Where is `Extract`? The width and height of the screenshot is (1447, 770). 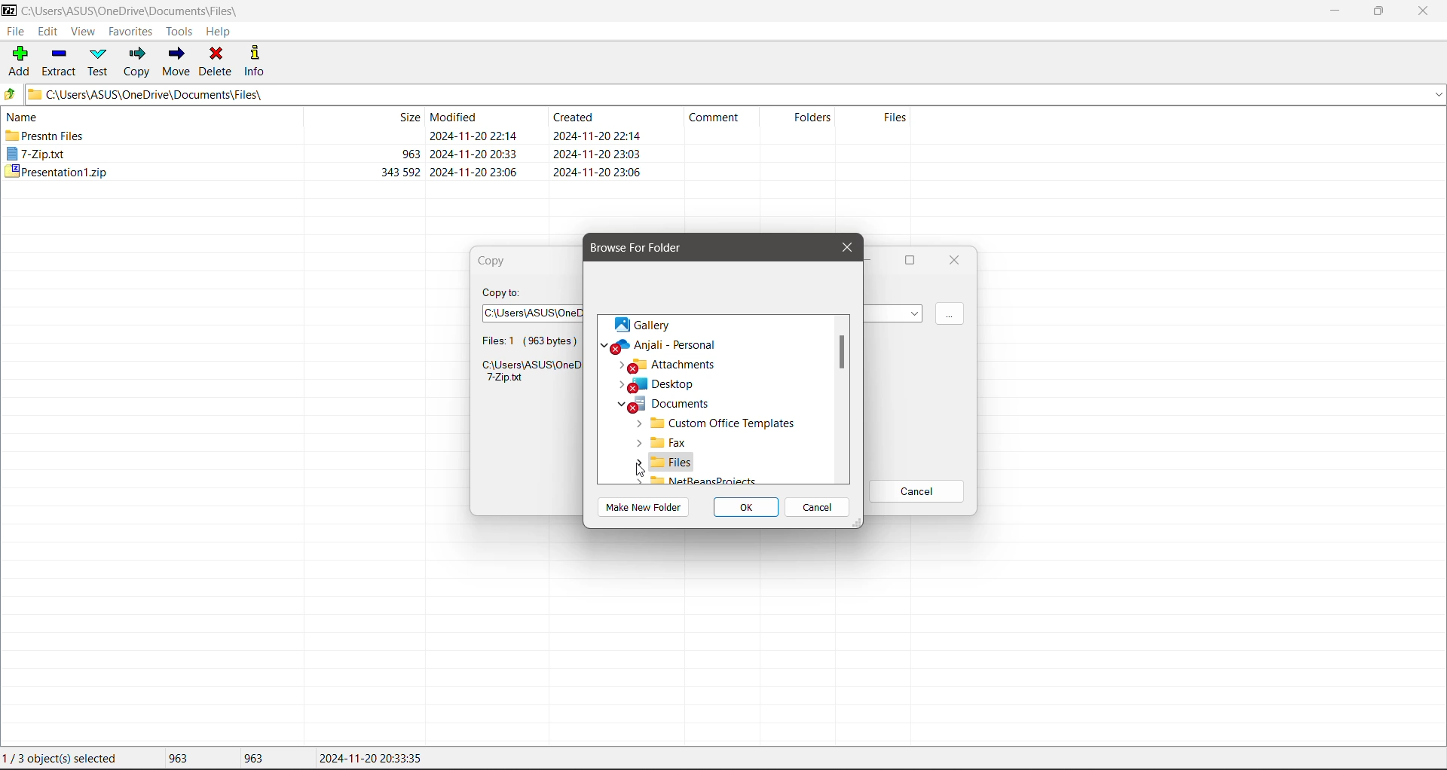 Extract is located at coordinates (58, 60).